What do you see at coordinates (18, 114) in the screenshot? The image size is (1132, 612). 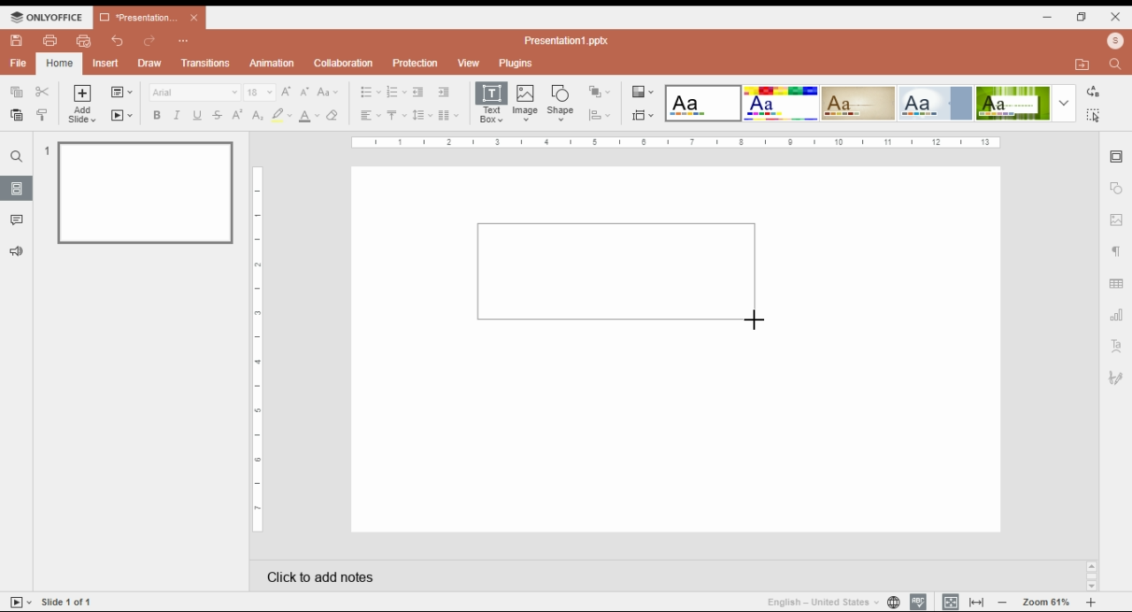 I see `paste` at bounding box center [18, 114].